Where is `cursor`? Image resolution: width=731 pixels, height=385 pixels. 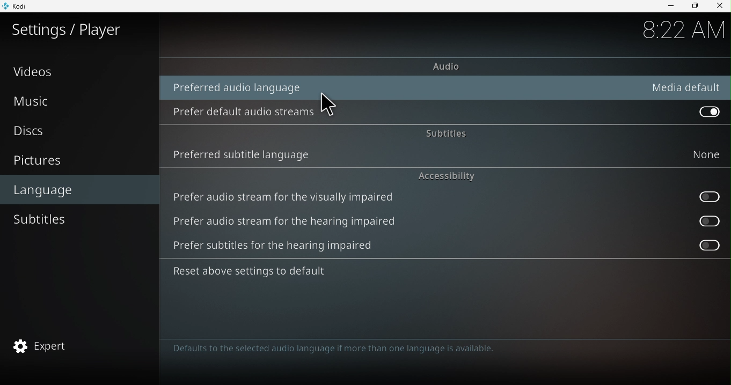 cursor is located at coordinates (331, 107).